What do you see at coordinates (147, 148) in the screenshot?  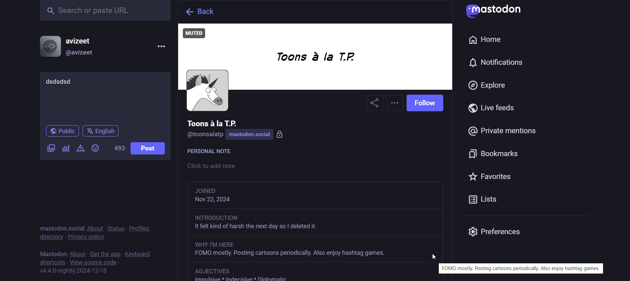 I see `post` at bounding box center [147, 148].